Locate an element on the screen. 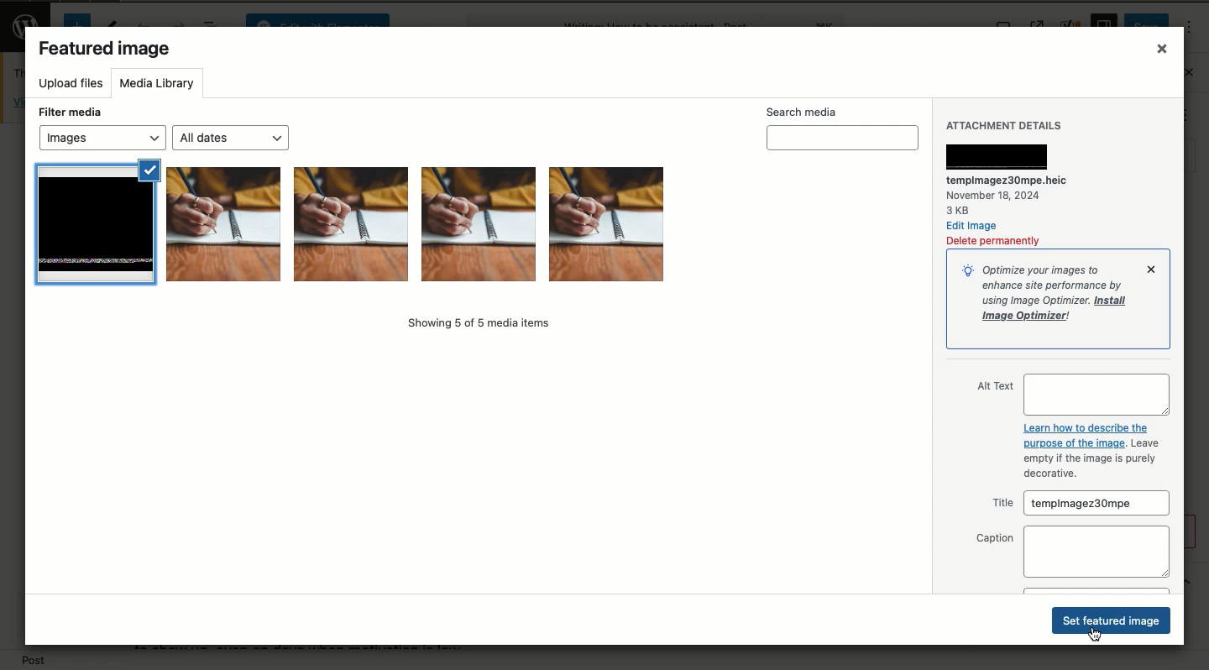 The height and width of the screenshot is (670, 1209). Cursor is located at coordinates (1096, 634).